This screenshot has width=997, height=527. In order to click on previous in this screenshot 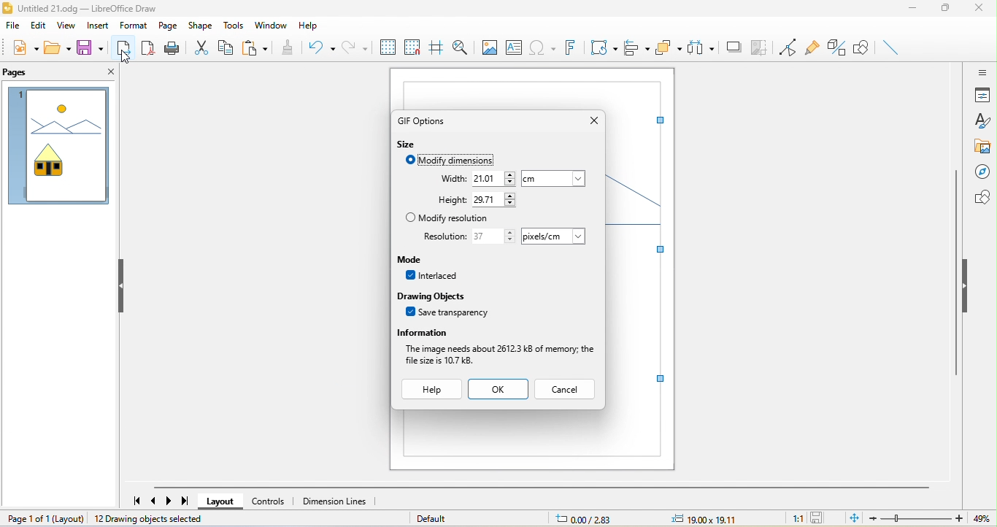, I will do `click(155, 501)`.